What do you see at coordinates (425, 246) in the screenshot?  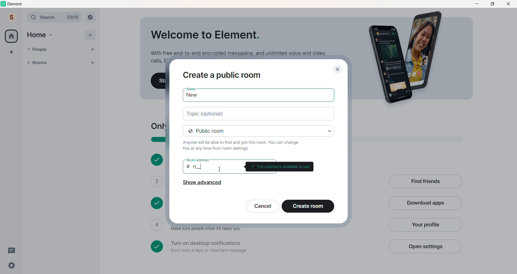 I see `Open Settings` at bounding box center [425, 246].